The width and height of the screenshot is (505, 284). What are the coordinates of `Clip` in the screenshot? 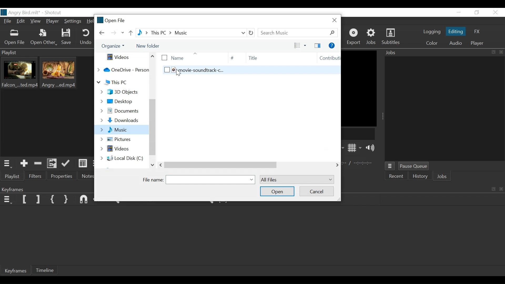 It's located at (60, 74).